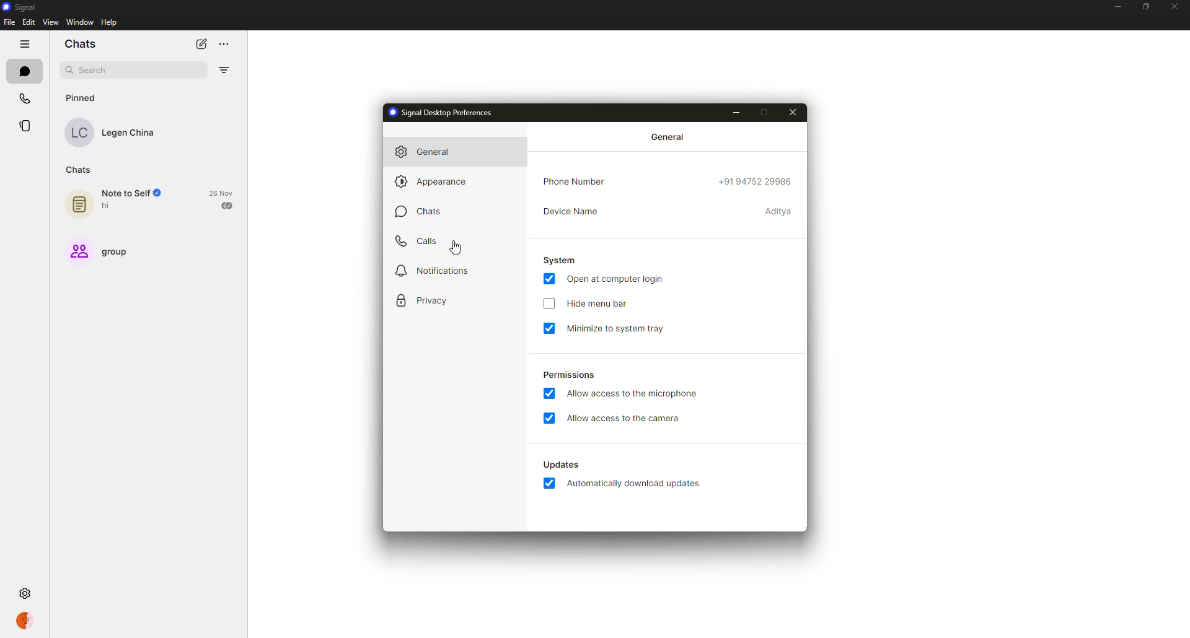  What do you see at coordinates (433, 180) in the screenshot?
I see `appearance` at bounding box center [433, 180].